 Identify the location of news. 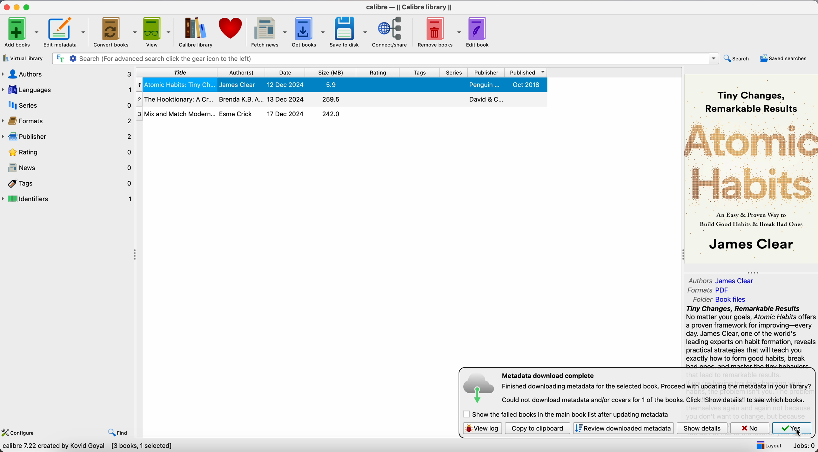
(69, 167).